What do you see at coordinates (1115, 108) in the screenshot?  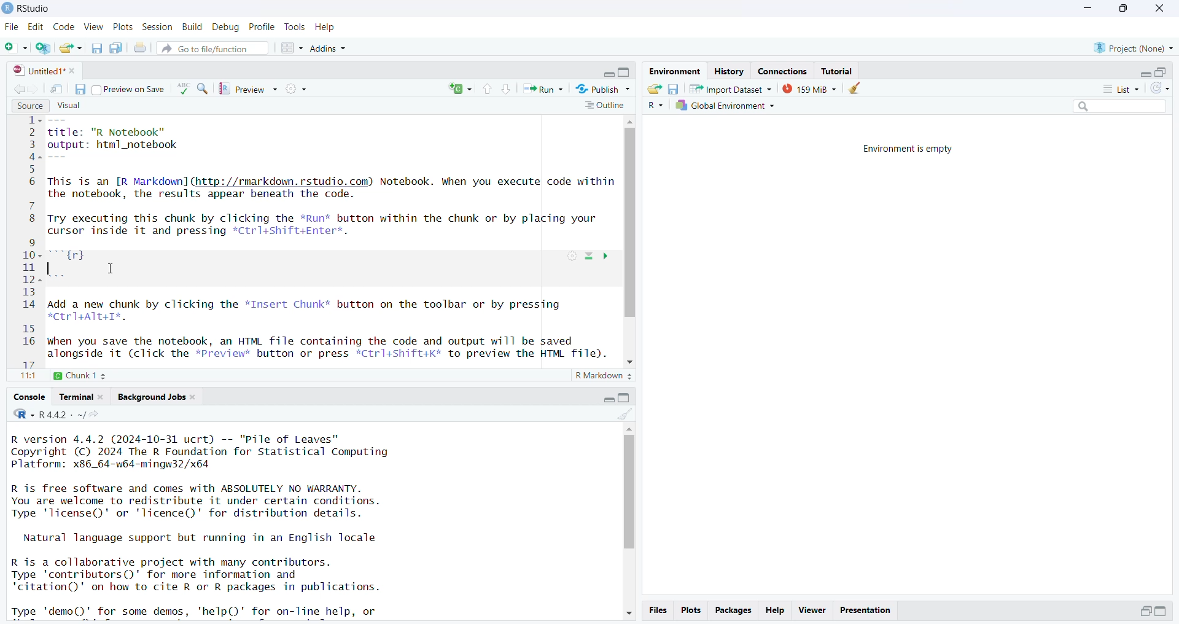 I see `search` at bounding box center [1115, 108].